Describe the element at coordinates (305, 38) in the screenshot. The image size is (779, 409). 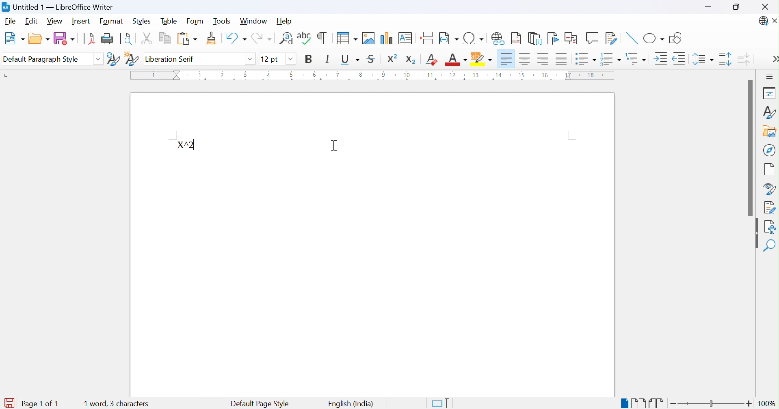
I see `Check spelling` at that location.